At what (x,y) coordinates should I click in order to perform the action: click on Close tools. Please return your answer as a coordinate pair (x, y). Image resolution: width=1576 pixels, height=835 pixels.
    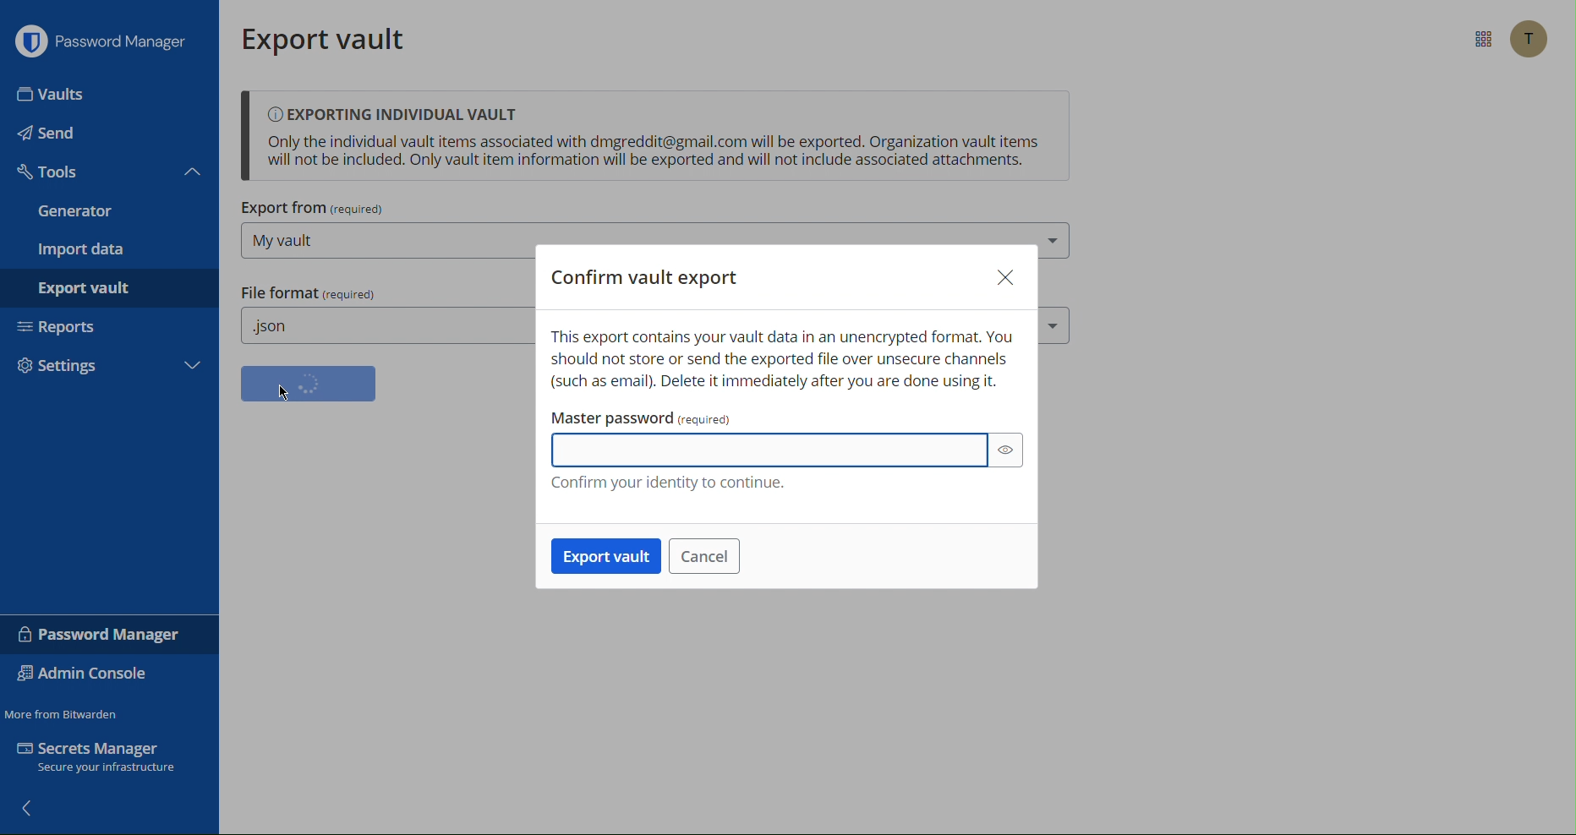
    Looking at the image, I should click on (194, 172).